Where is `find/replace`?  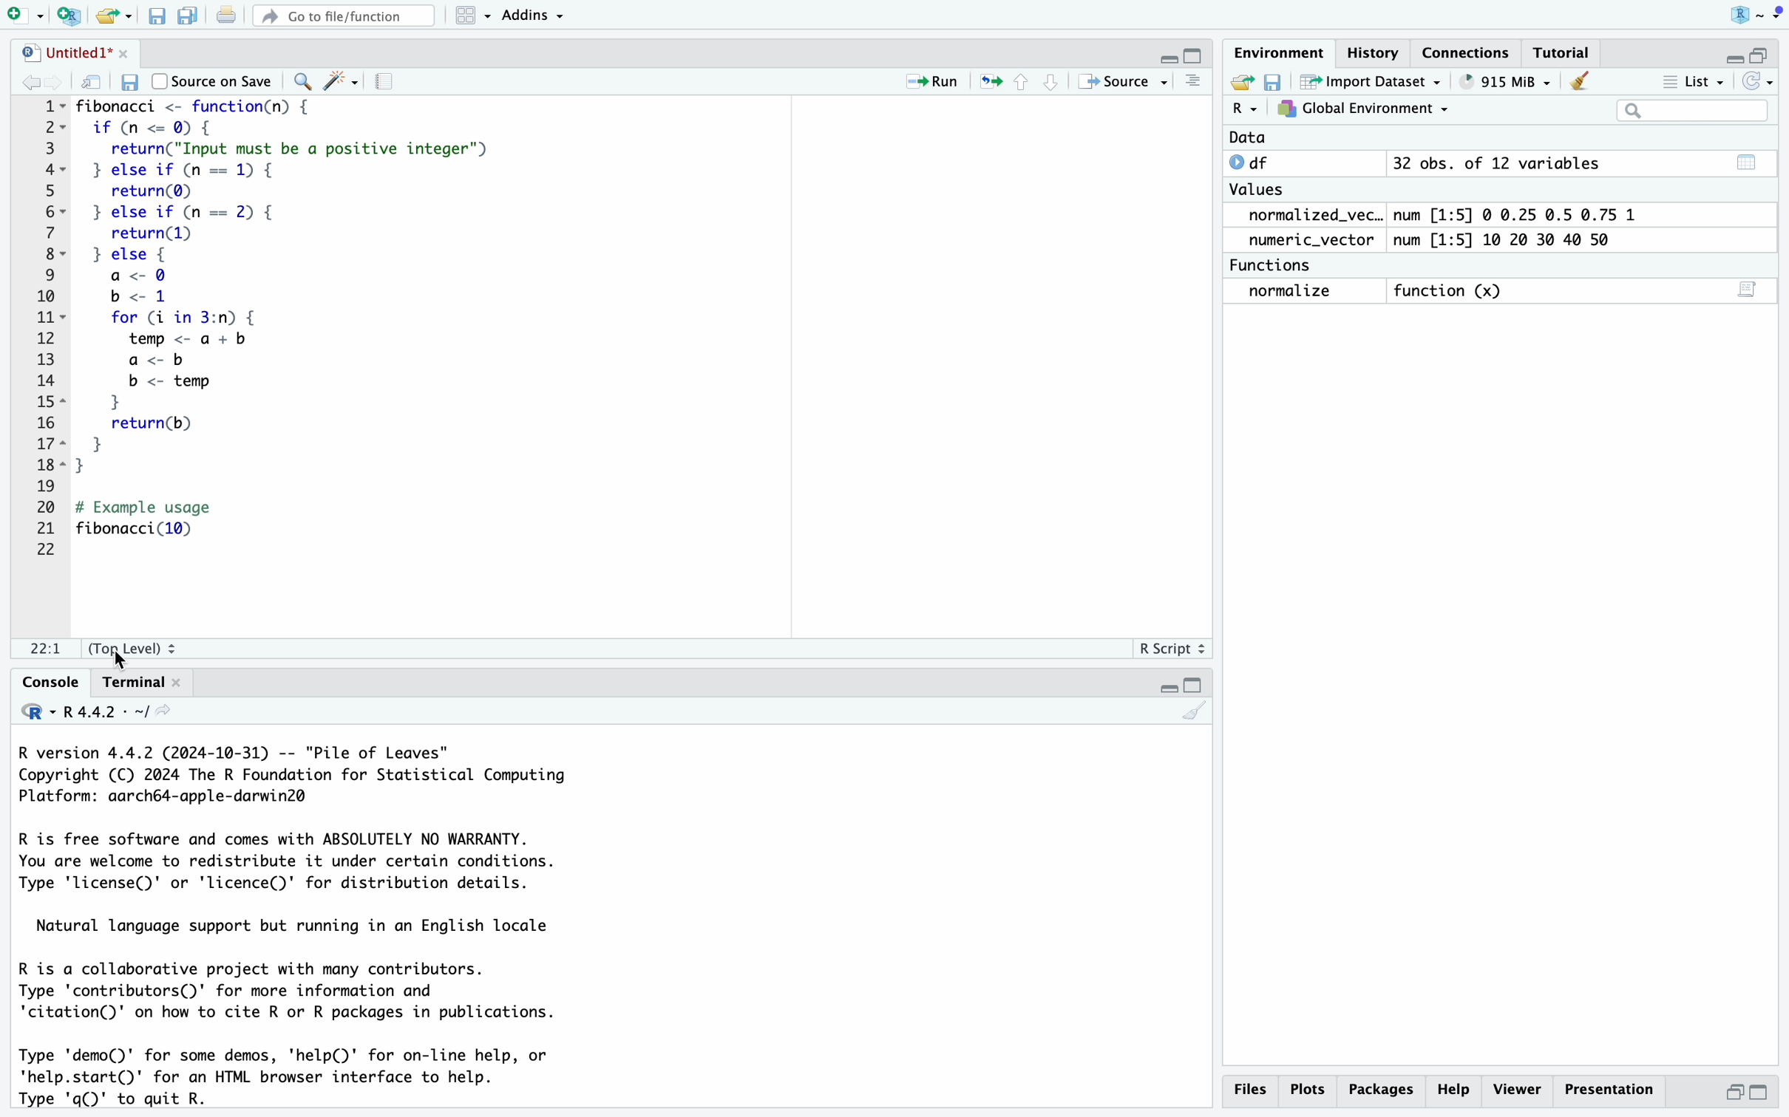 find/replace is located at coordinates (301, 82).